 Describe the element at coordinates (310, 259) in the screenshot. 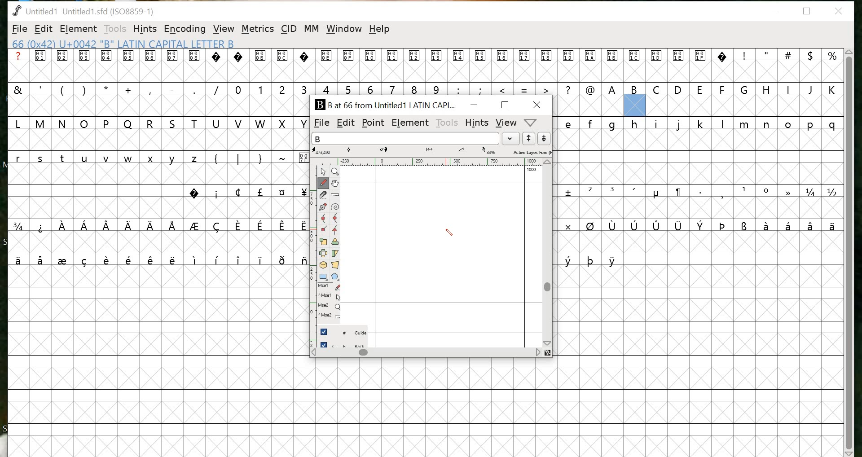

I see `ruler` at that location.